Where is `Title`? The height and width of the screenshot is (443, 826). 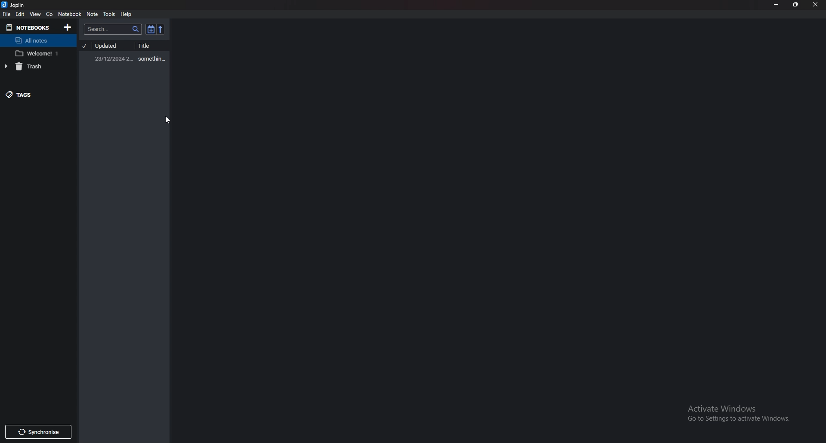 Title is located at coordinates (154, 46).